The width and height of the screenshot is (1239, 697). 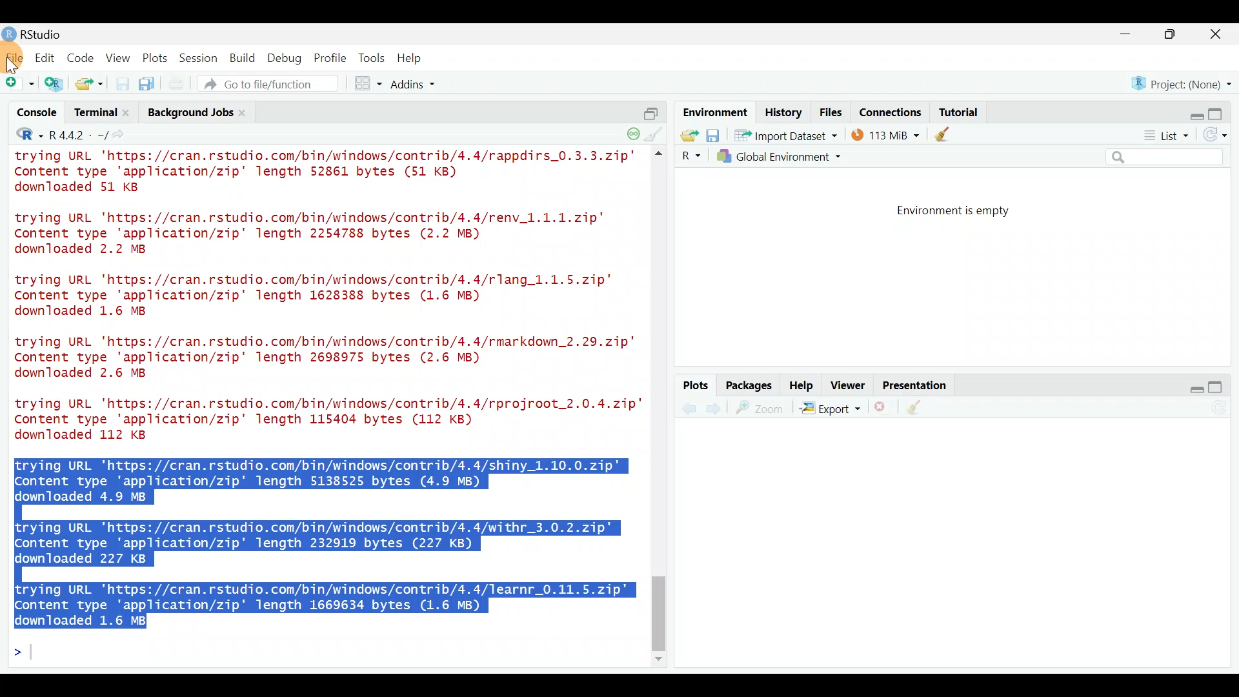 I want to click on Refresh current plot, so click(x=1223, y=409).